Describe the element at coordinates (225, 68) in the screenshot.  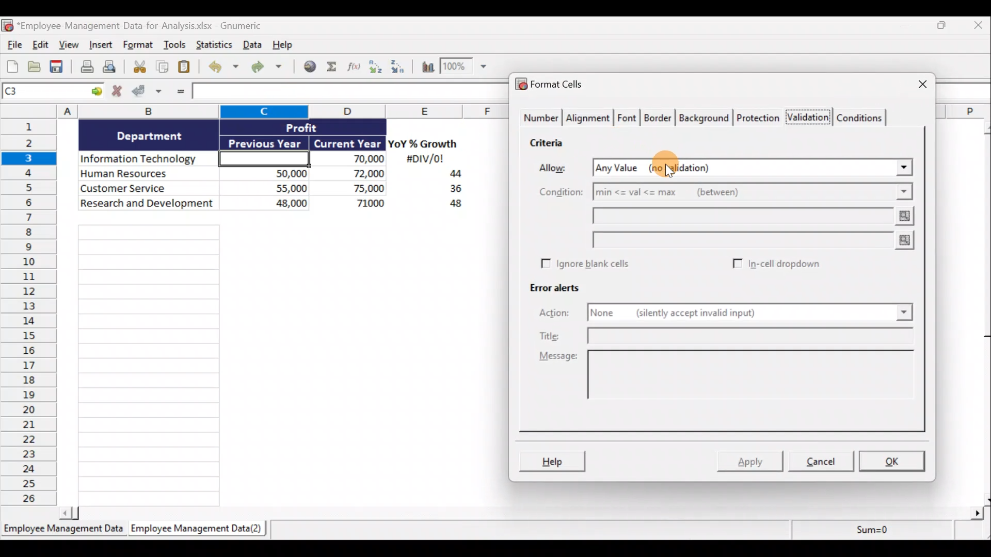
I see `Undo last action` at that location.